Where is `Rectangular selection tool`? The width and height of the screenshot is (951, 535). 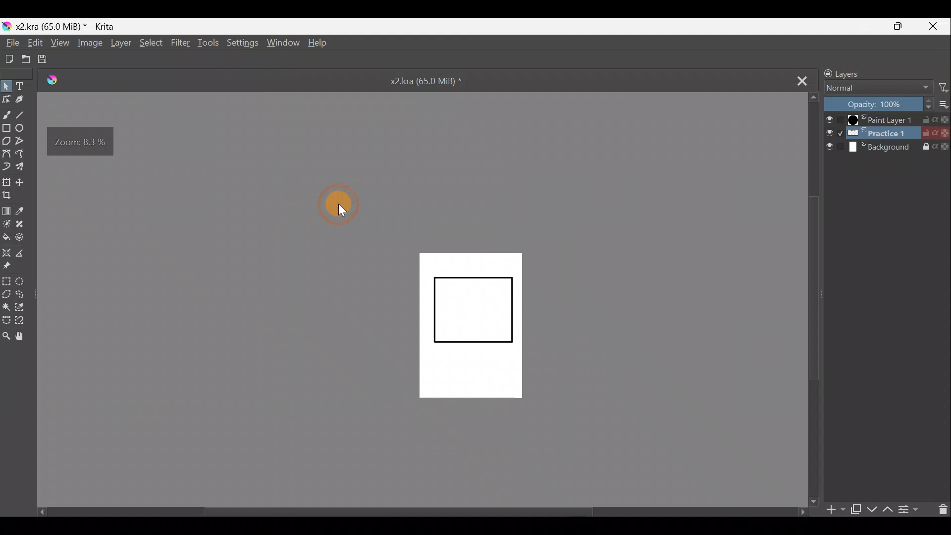
Rectangular selection tool is located at coordinates (6, 280).